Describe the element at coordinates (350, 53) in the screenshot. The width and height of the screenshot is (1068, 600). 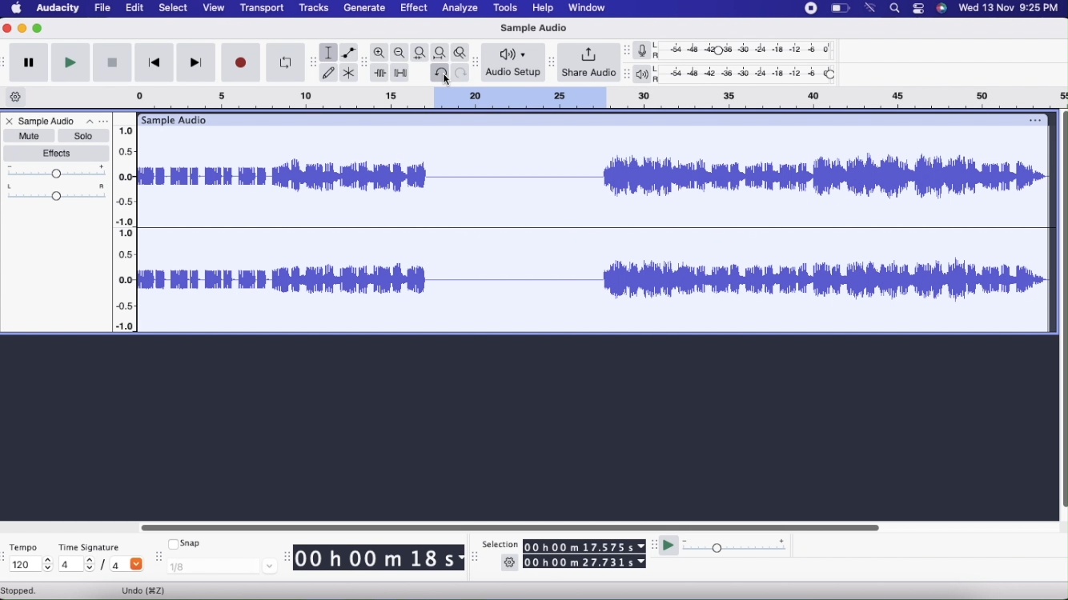
I see `Envelope tool` at that location.